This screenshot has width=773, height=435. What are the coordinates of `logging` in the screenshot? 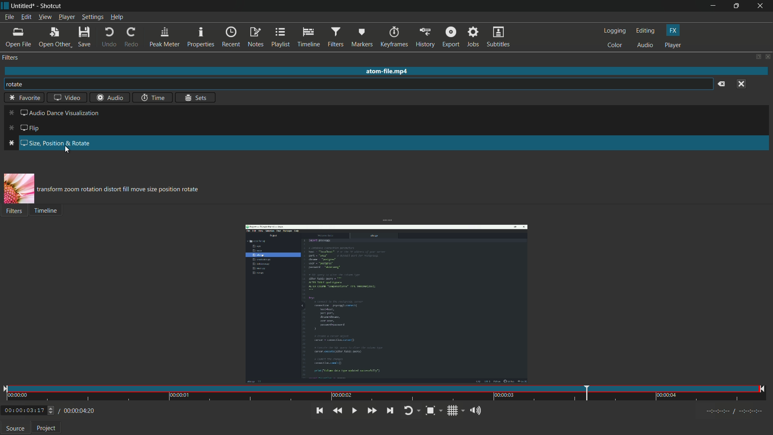 It's located at (616, 31).